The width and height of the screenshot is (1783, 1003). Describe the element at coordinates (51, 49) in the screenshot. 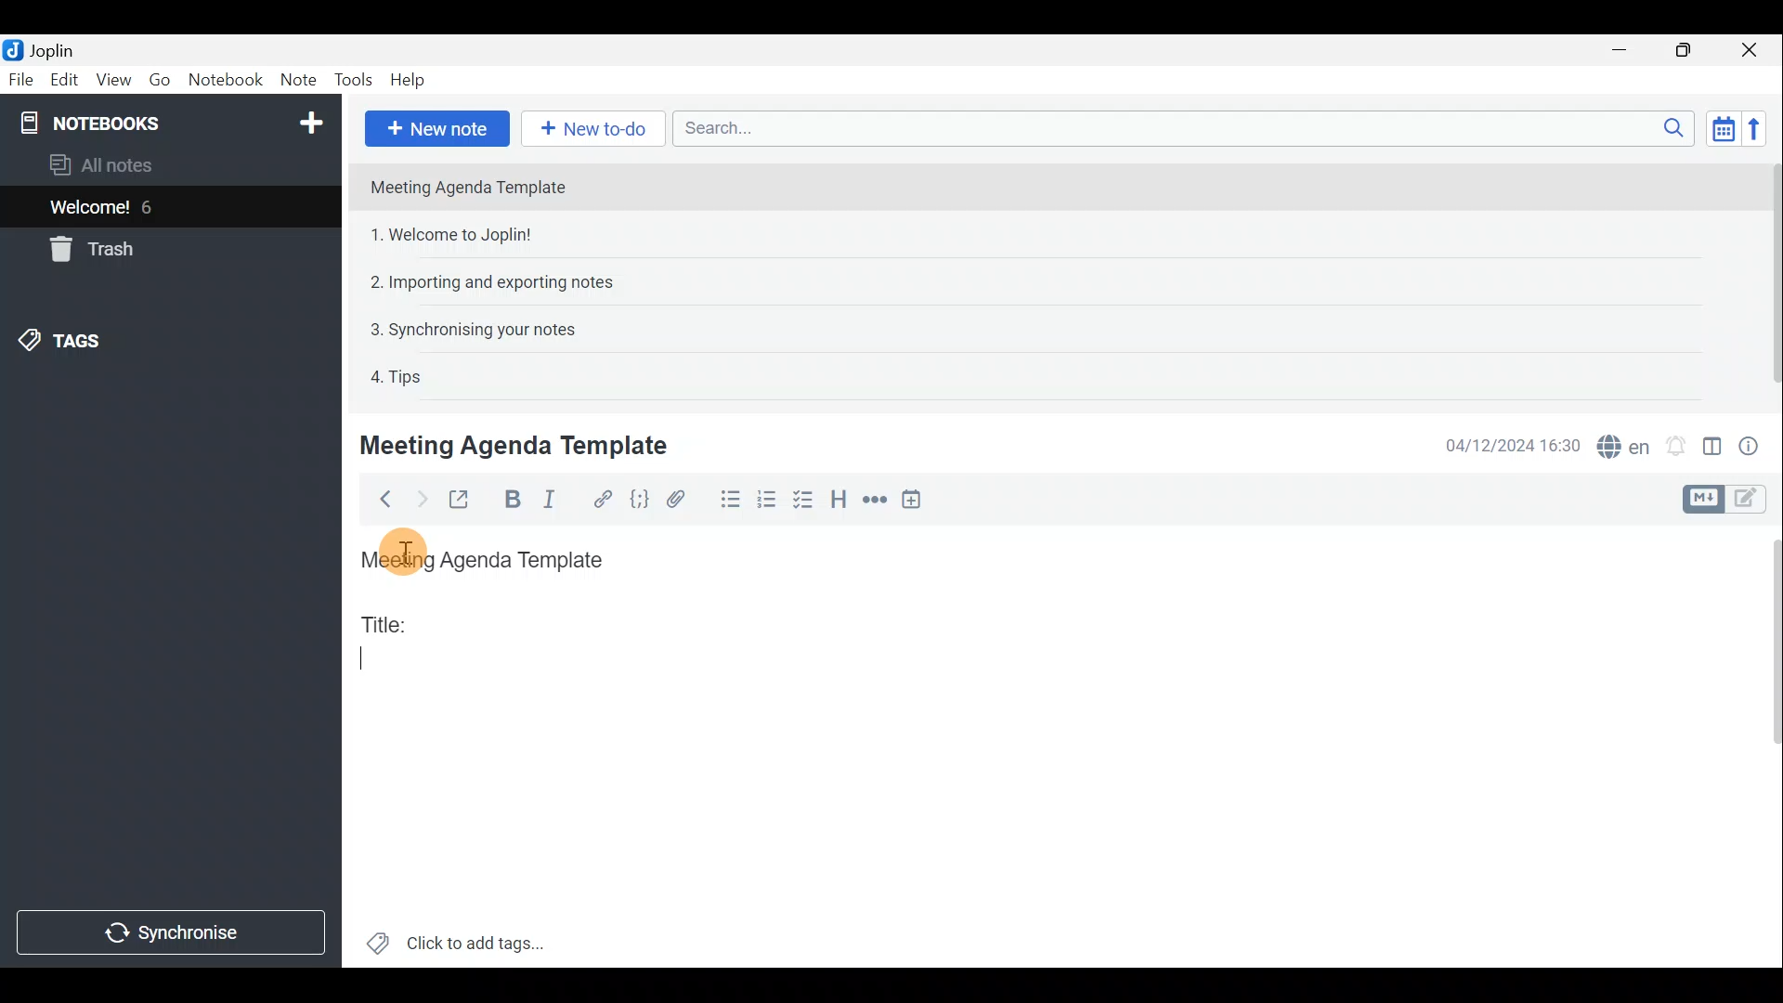

I see `Joplin` at that location.